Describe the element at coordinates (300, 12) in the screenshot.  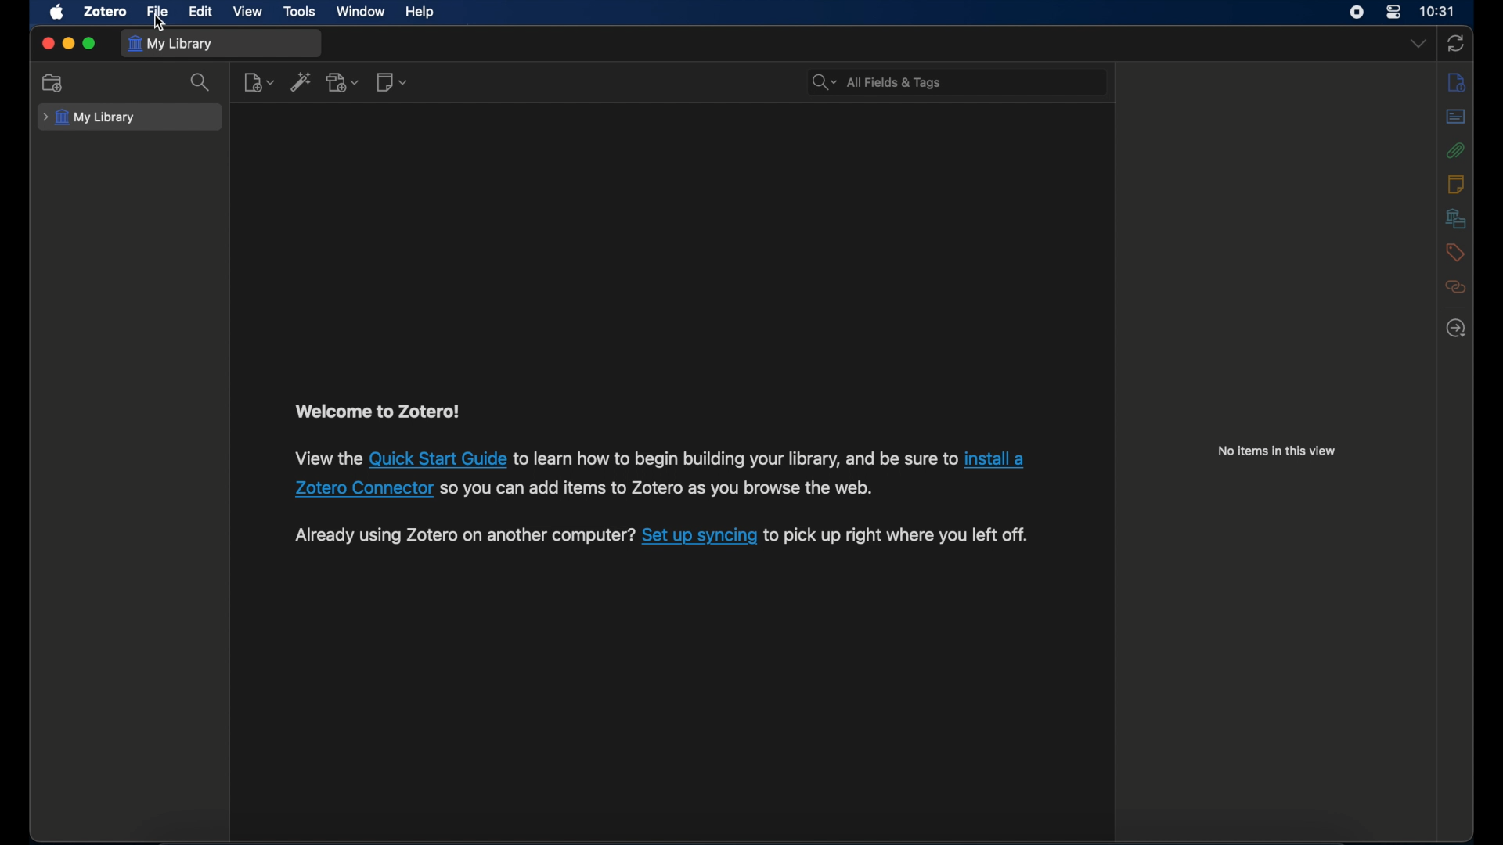
I see `tools` at that location.